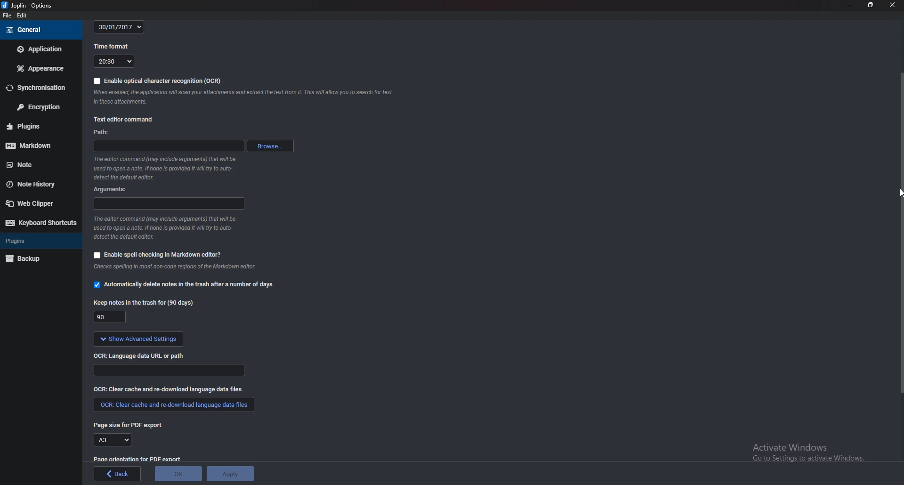 This screenshot has height=485, width=904. I want to click on info, so click(196, 269).